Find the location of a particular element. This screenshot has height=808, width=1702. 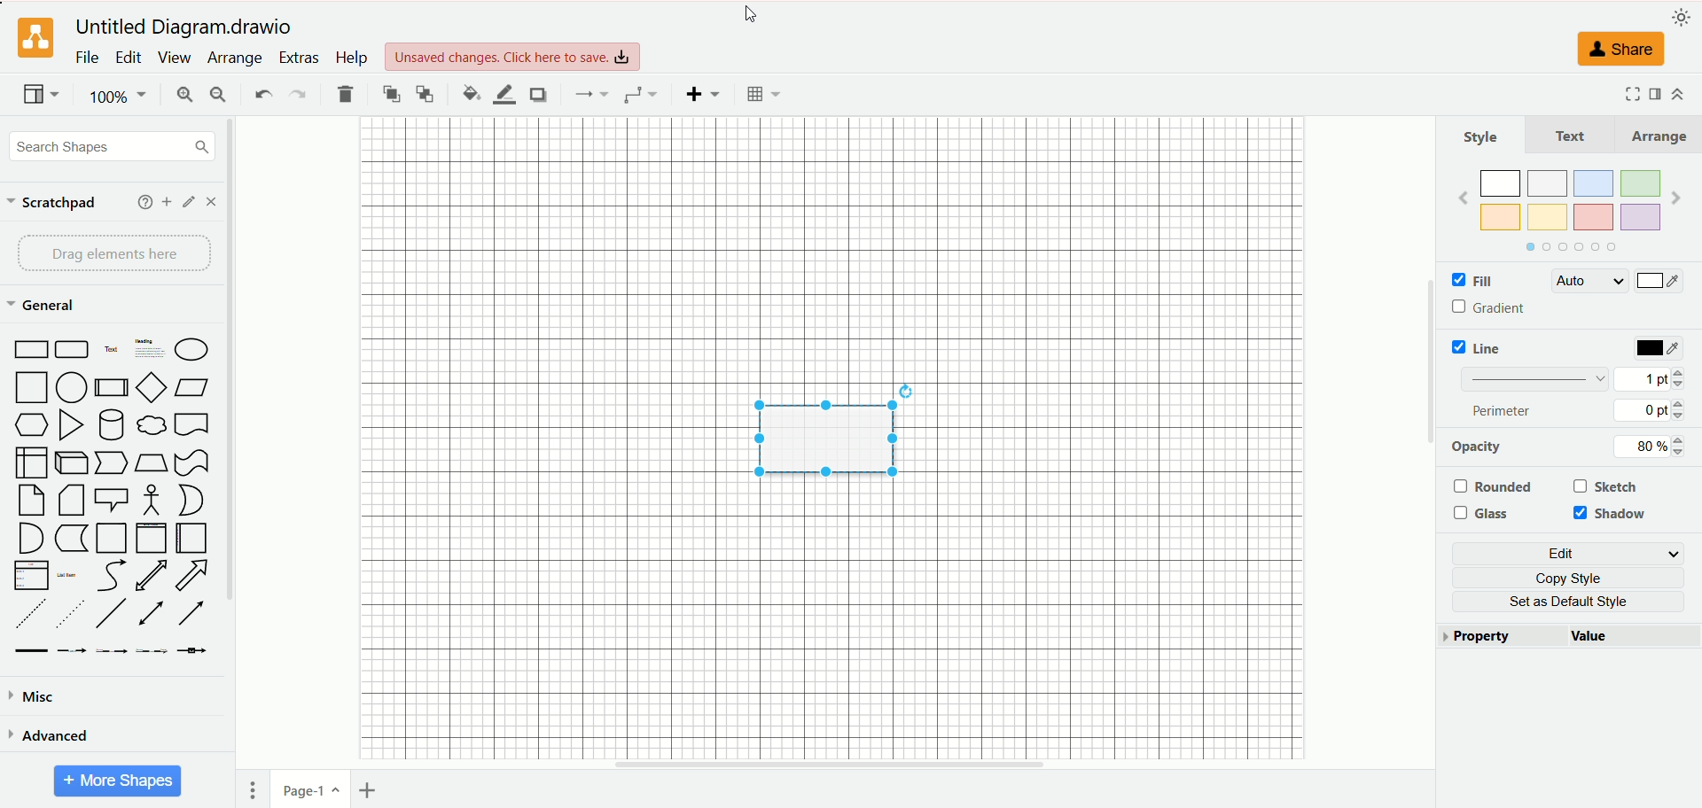

zoom in is located at coordinates (182, 97).